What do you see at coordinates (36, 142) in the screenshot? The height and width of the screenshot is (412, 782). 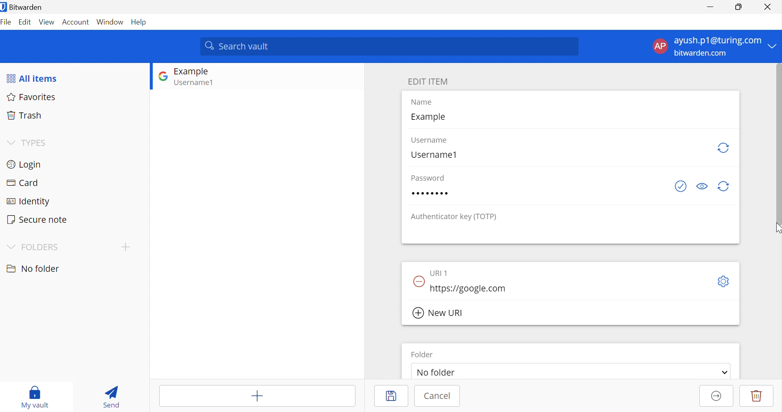 I see `TYPES` at bounding box center [36, 142].